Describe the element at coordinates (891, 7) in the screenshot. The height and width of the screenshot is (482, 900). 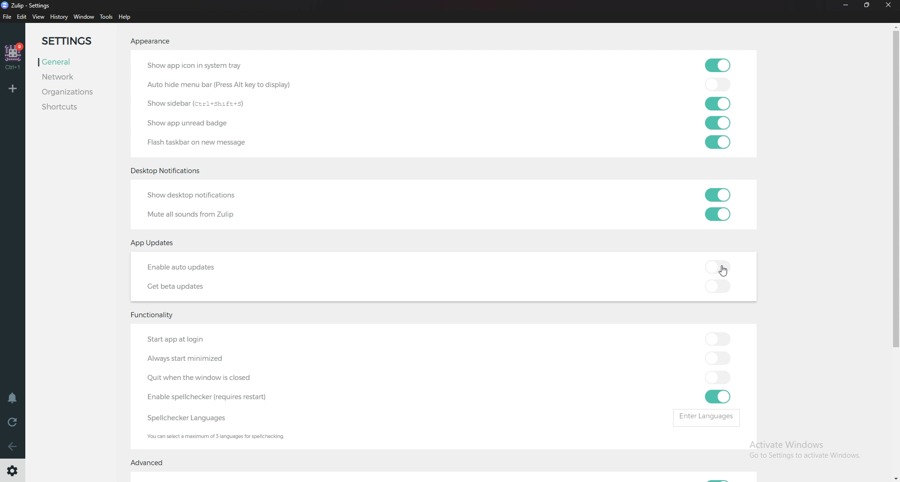
I see `Close` at that location.